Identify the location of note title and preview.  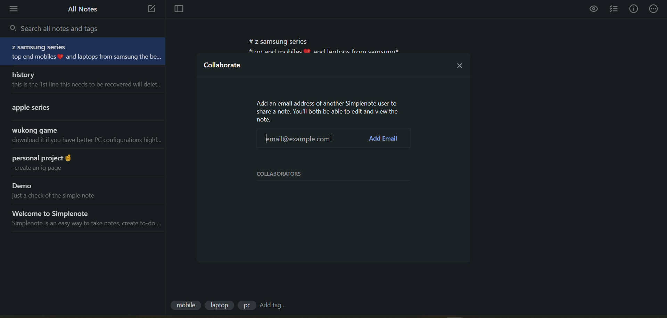
(83, 79).